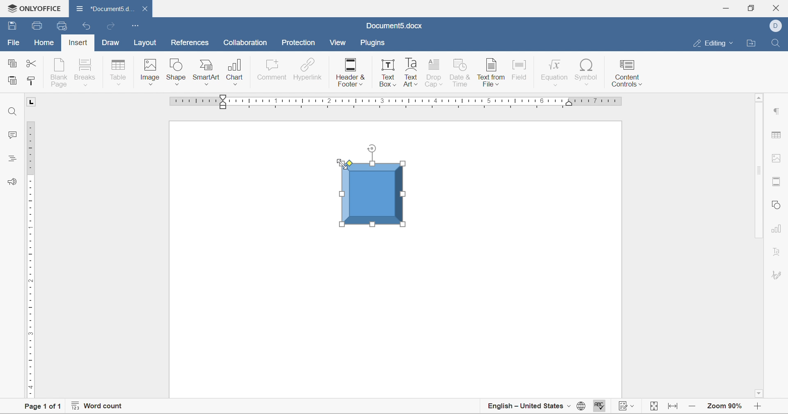 This screenshot has width=788, height=414. What do you see at coordinates (778, 8) in the screenshot?
I see `close` at bounding box center [778, 8].